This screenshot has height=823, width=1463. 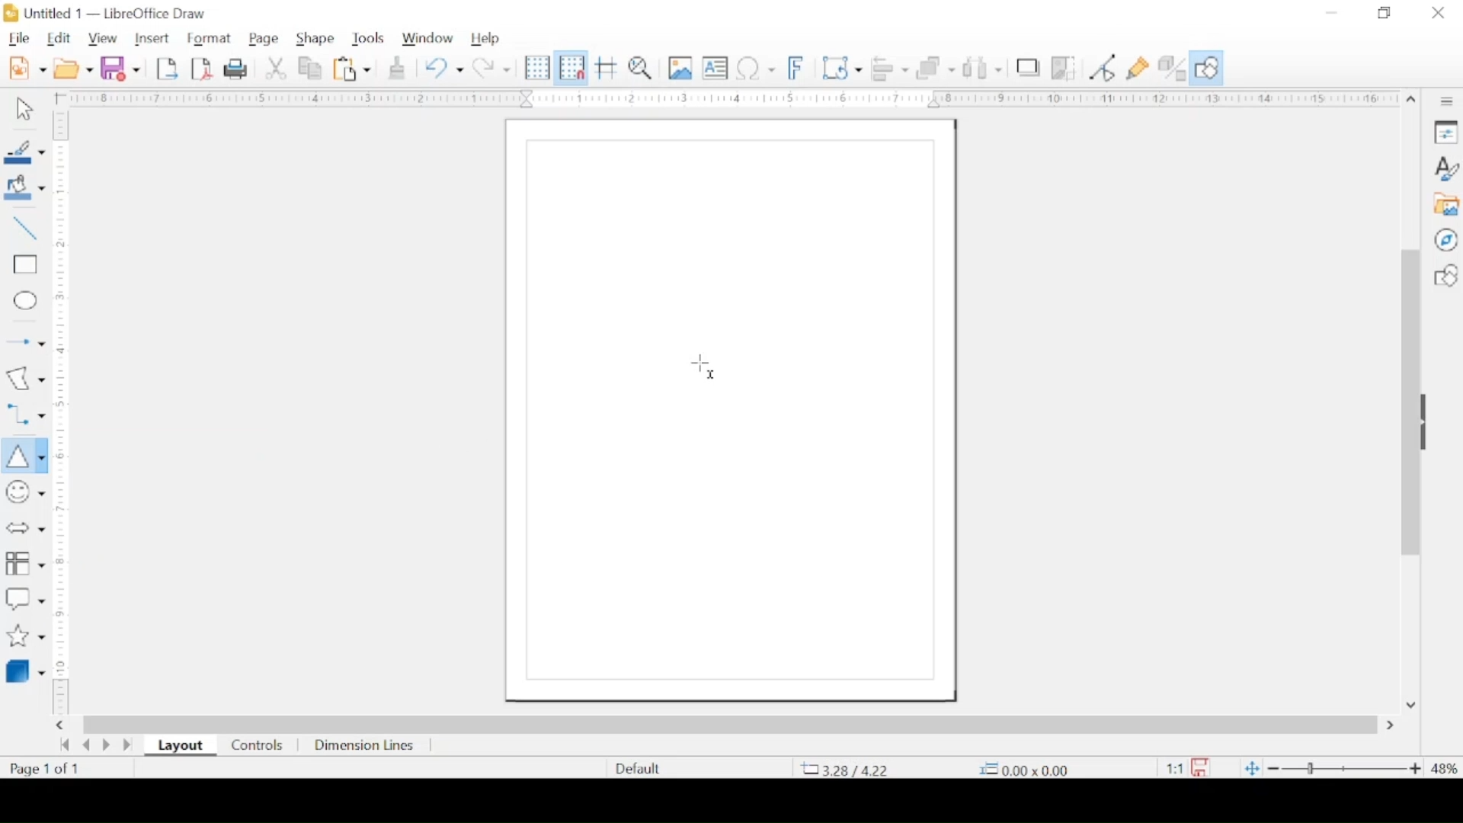 What do you see at coordinates (276, 69) in the screenshot?
I see `cut` at bounding box center [276, 69].